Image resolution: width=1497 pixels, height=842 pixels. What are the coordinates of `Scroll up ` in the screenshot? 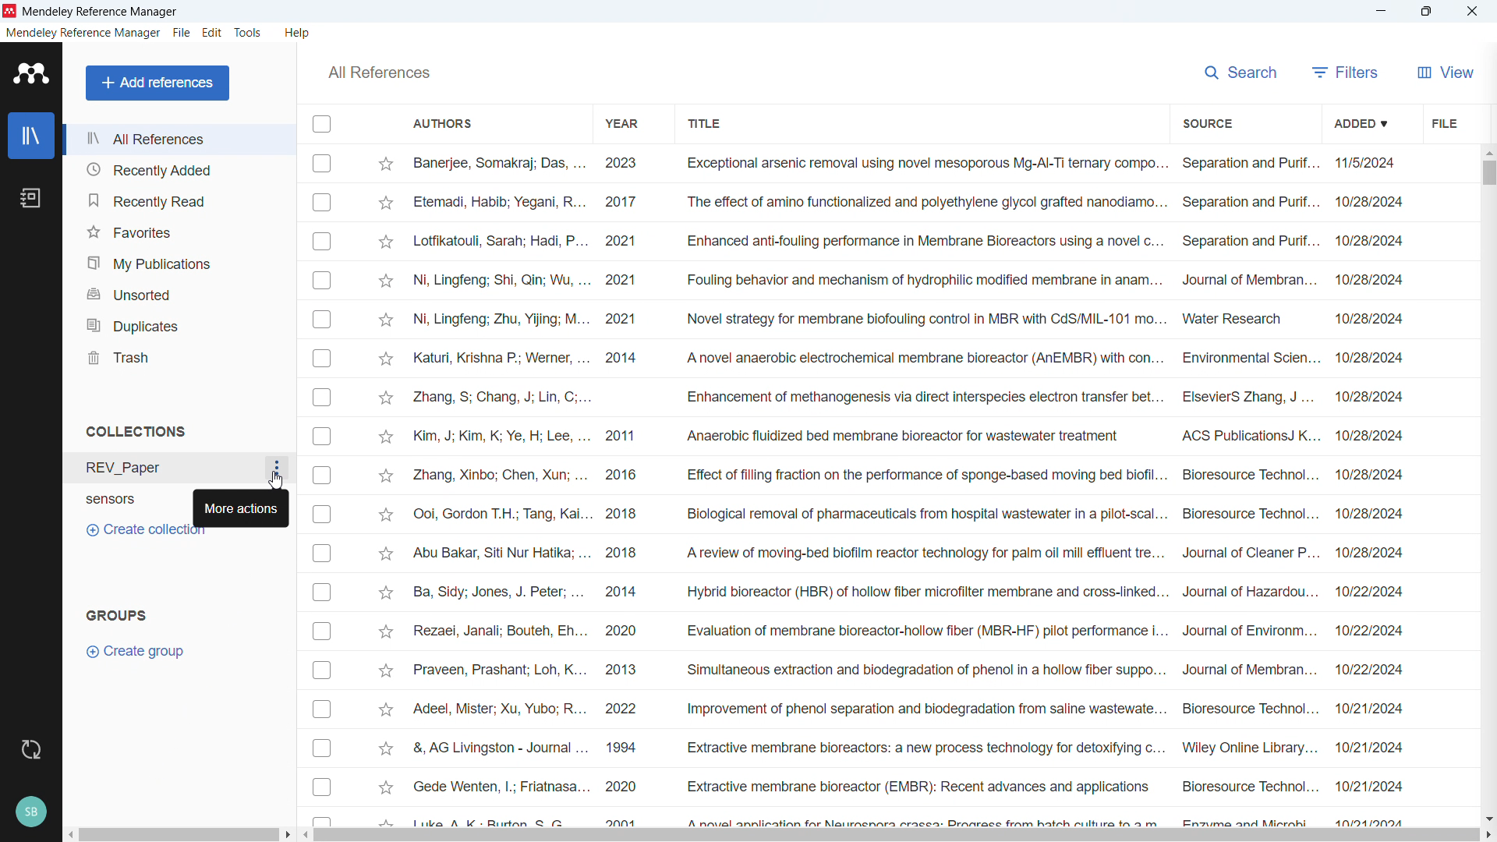 It's located at (1488, 151).